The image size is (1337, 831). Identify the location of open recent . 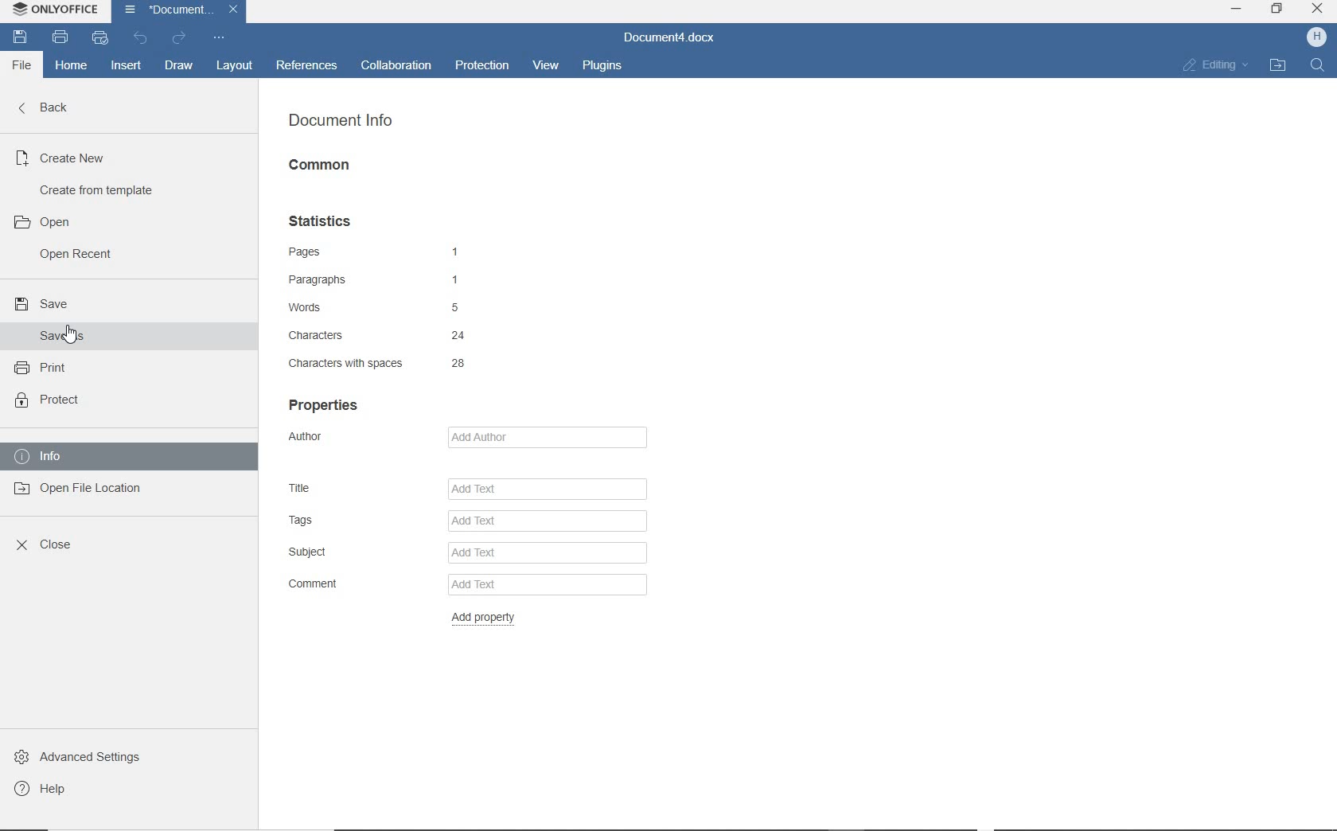
(79, 256).